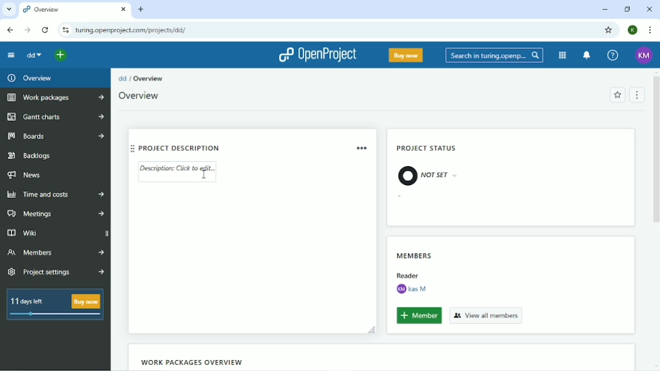 This screenshot has height=371, width=660. Describe the element at coordinates (54, 117) in the screenshot. I see `Gantt charts` at that location.